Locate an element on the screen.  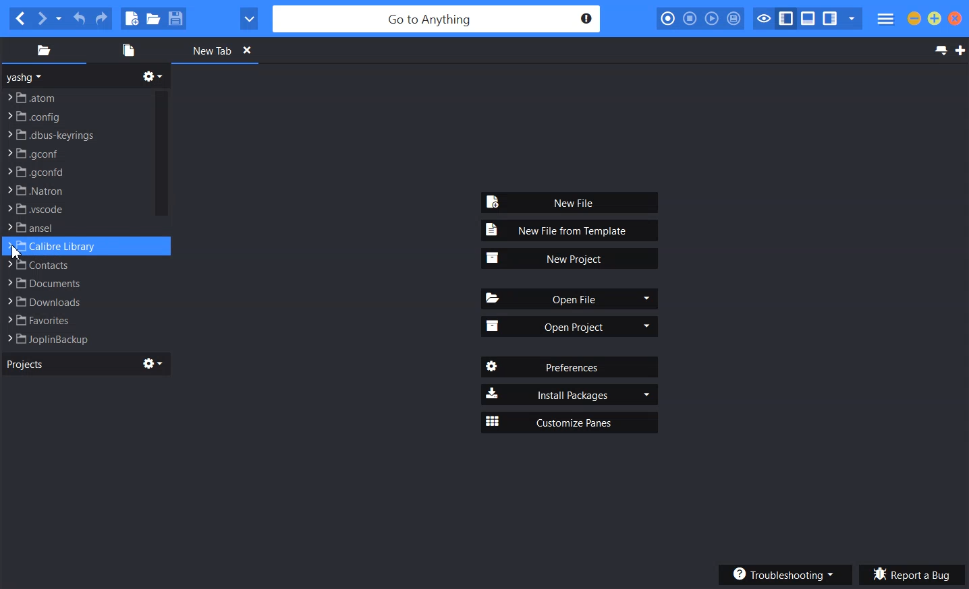
Vertical scroll bar is located at coordinates (161, 217).